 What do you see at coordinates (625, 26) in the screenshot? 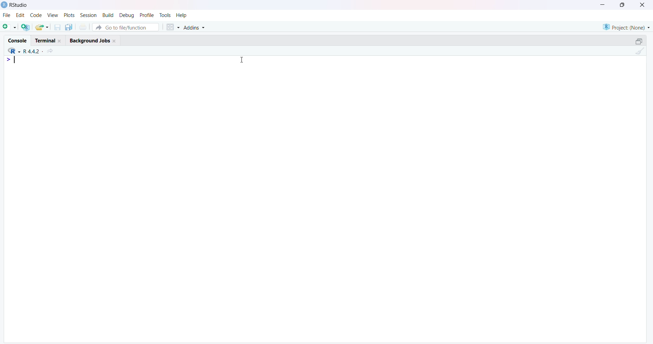
I see `Project (Note)` at bounding box center [625, 26].